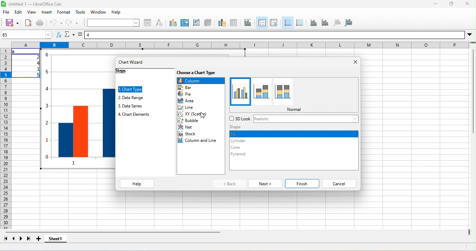 This screenshot has height=251, width=476. Describe the element at coordinates (201, 94) in the screenshot. I see `pie` at that location.